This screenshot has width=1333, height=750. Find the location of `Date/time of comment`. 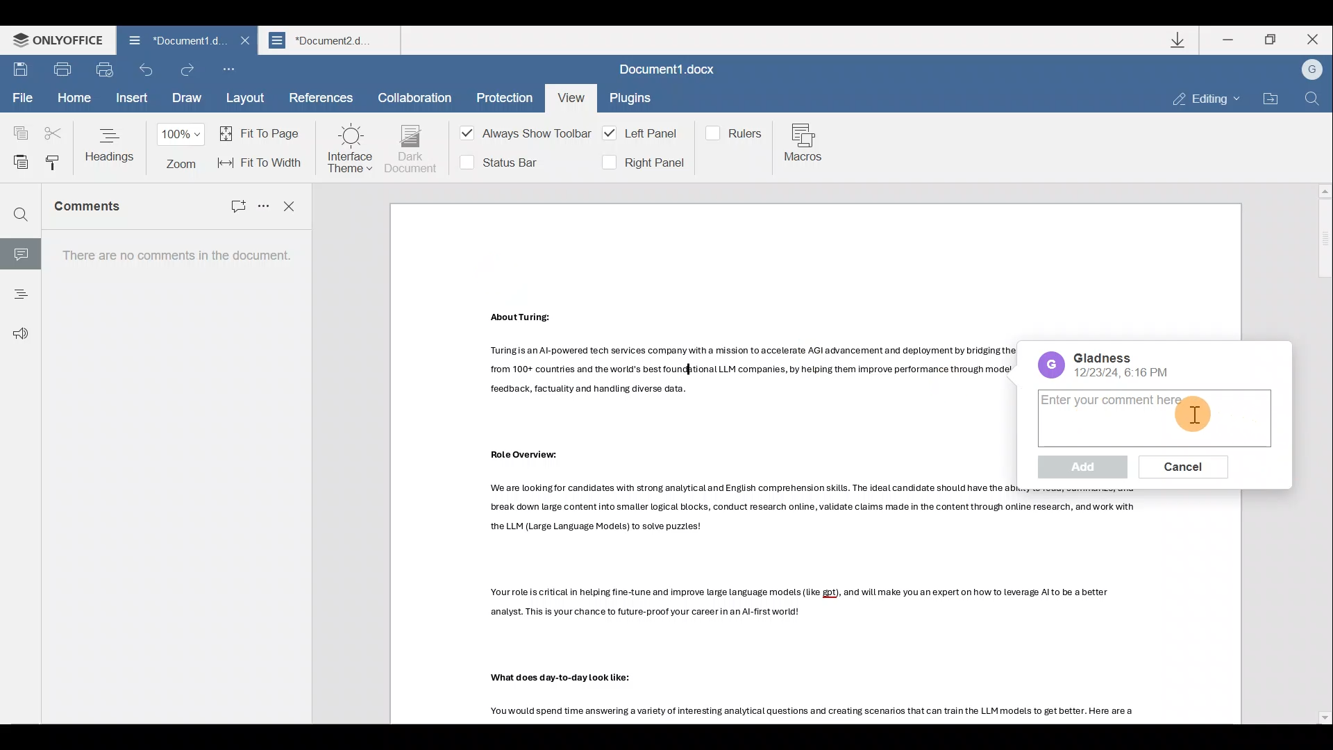

Date/time of comment is located at coordinates (1122, 365).